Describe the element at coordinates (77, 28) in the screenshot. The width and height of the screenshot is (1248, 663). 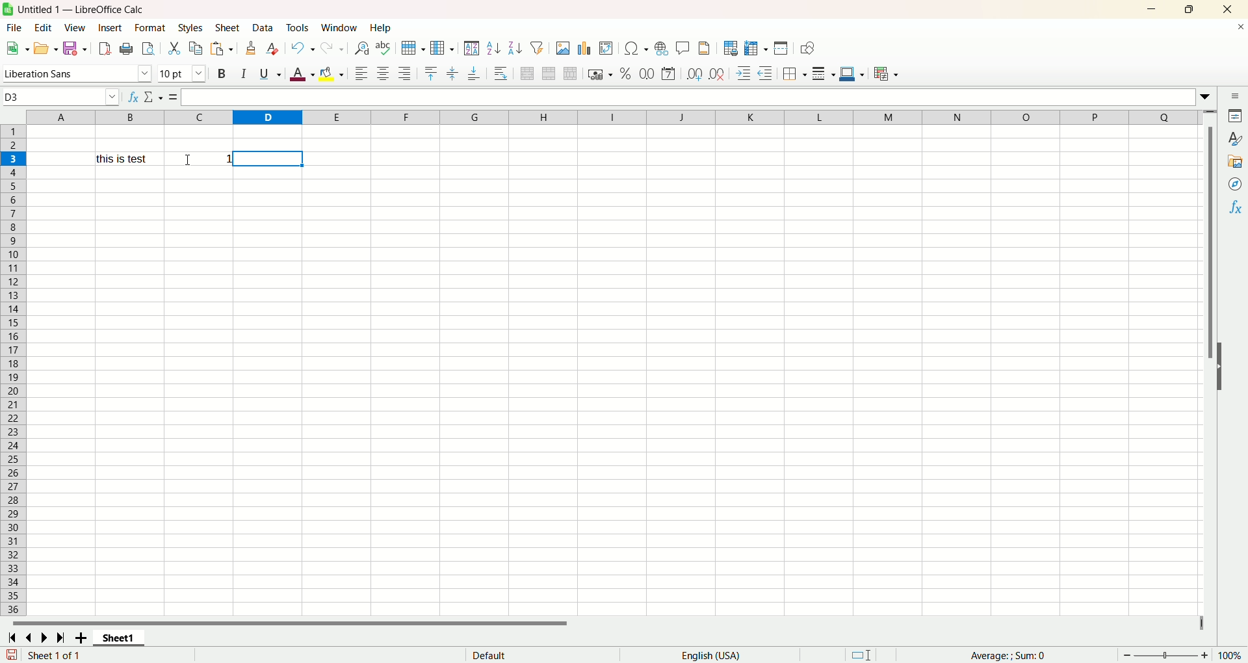
I see `view` at that location.